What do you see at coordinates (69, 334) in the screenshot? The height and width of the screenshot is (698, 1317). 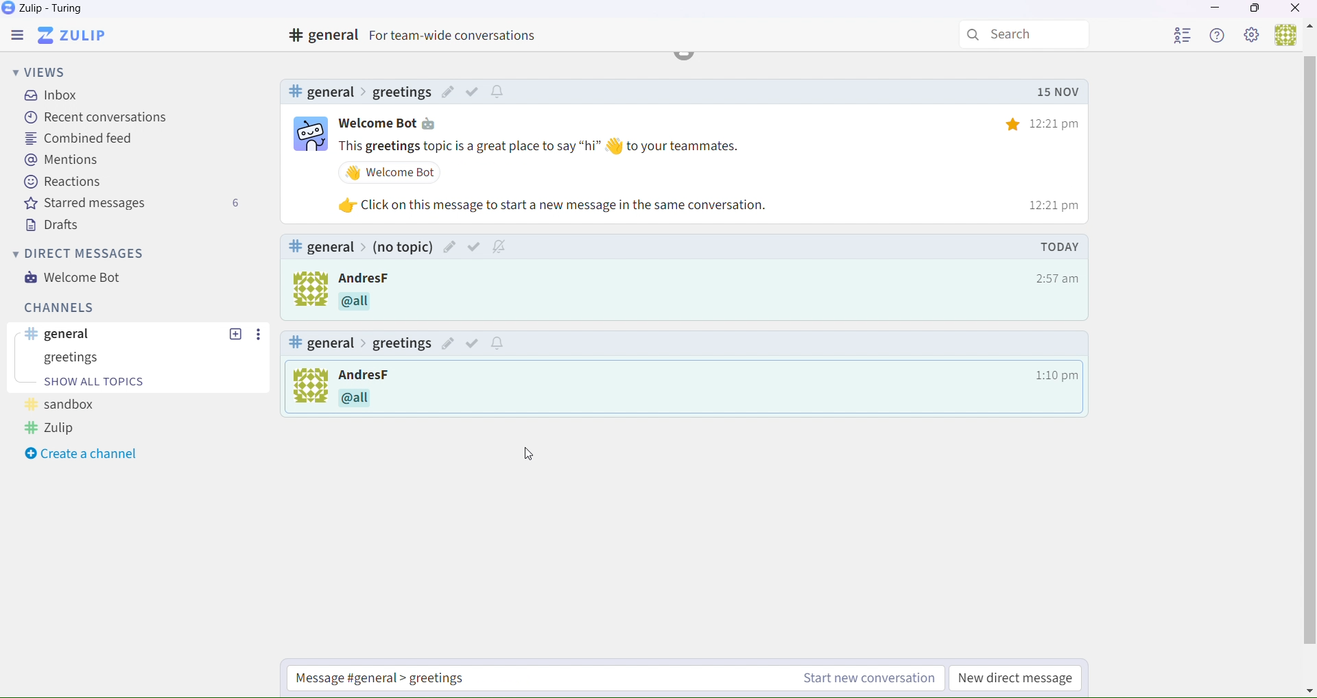 I see `General` at bounding box center [69, 334].